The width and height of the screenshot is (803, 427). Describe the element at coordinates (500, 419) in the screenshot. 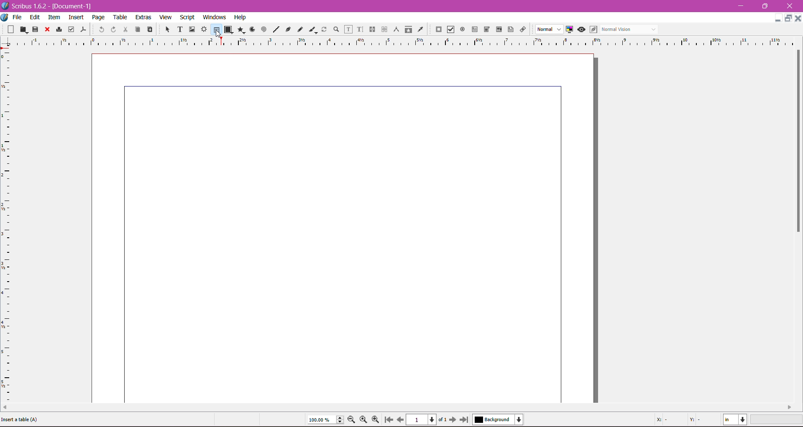

I see `Background` at that location.